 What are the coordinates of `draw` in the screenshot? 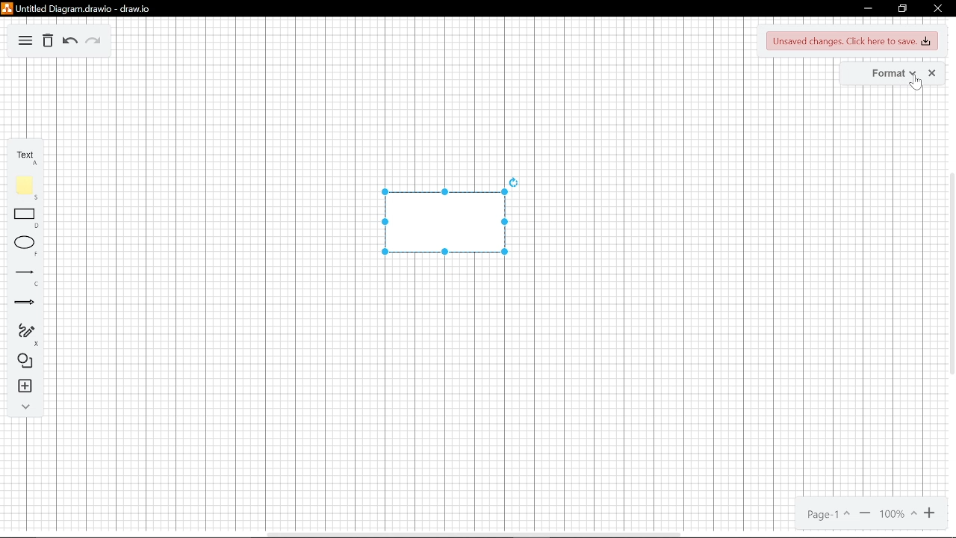 It's located at (25, 332).